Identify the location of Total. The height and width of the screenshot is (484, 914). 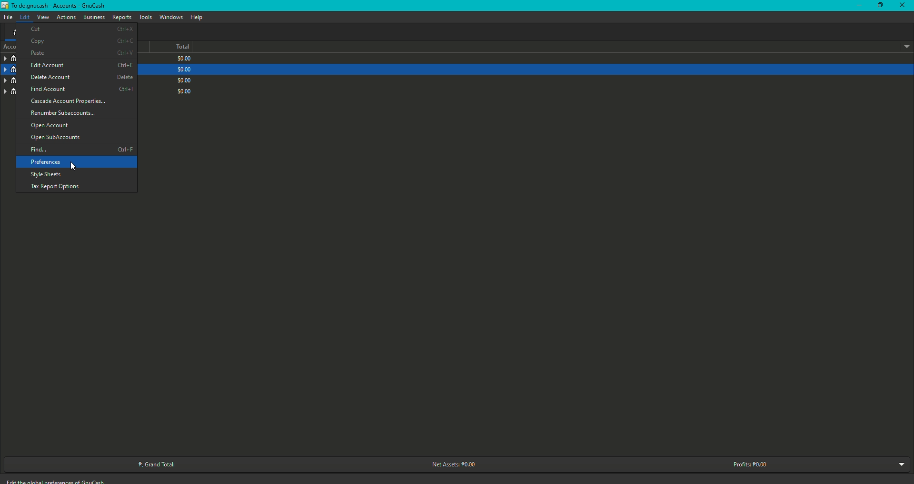
(175, 48).